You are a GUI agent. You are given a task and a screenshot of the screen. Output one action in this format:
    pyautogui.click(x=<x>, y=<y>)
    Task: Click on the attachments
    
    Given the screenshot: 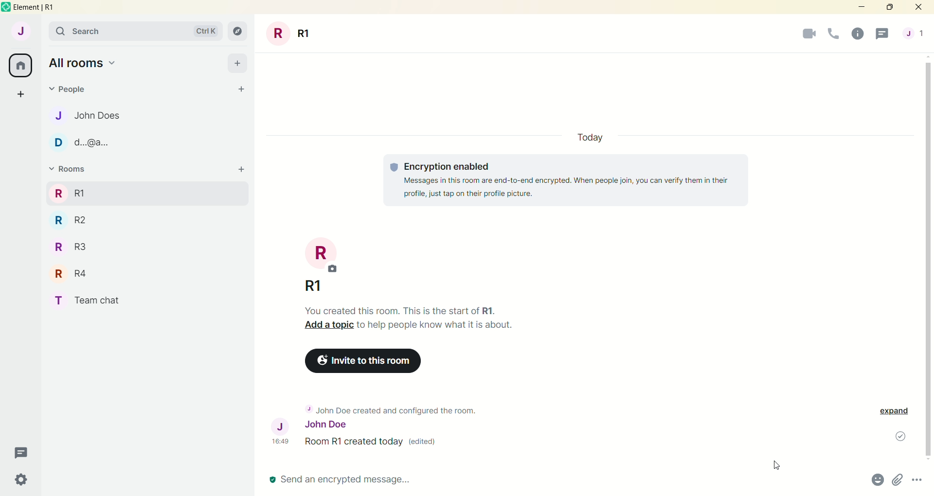 What is the action you would take?
    pyautogui.click(x=898, y=481)
    